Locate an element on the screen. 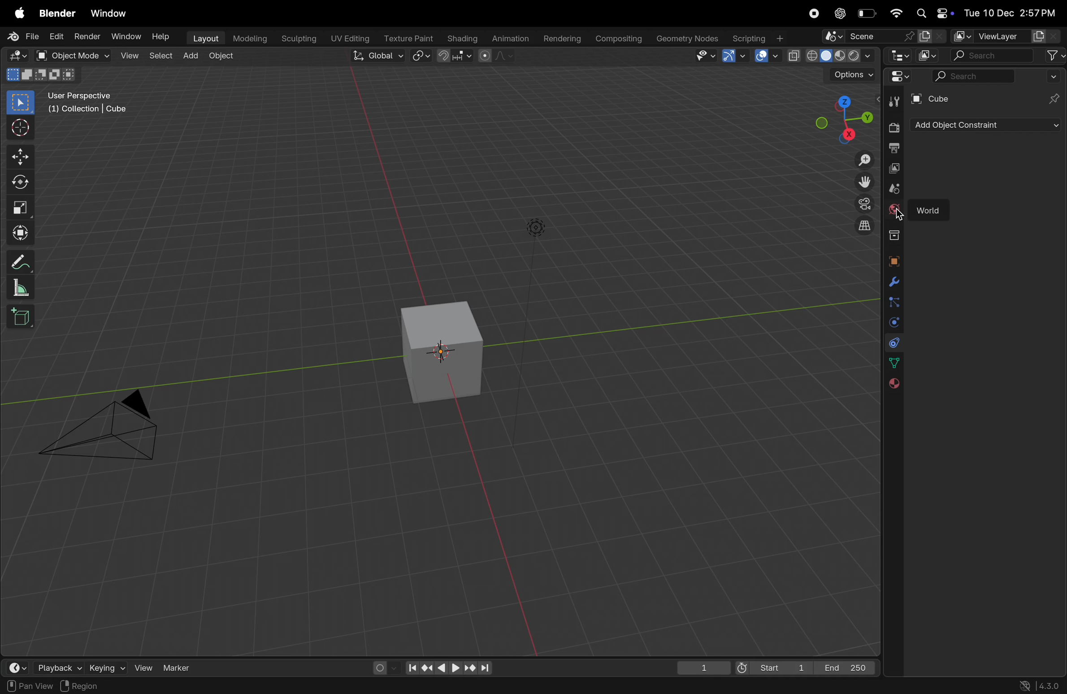 The image size is (1067, 694). Object is located at coordinates (223, 56).